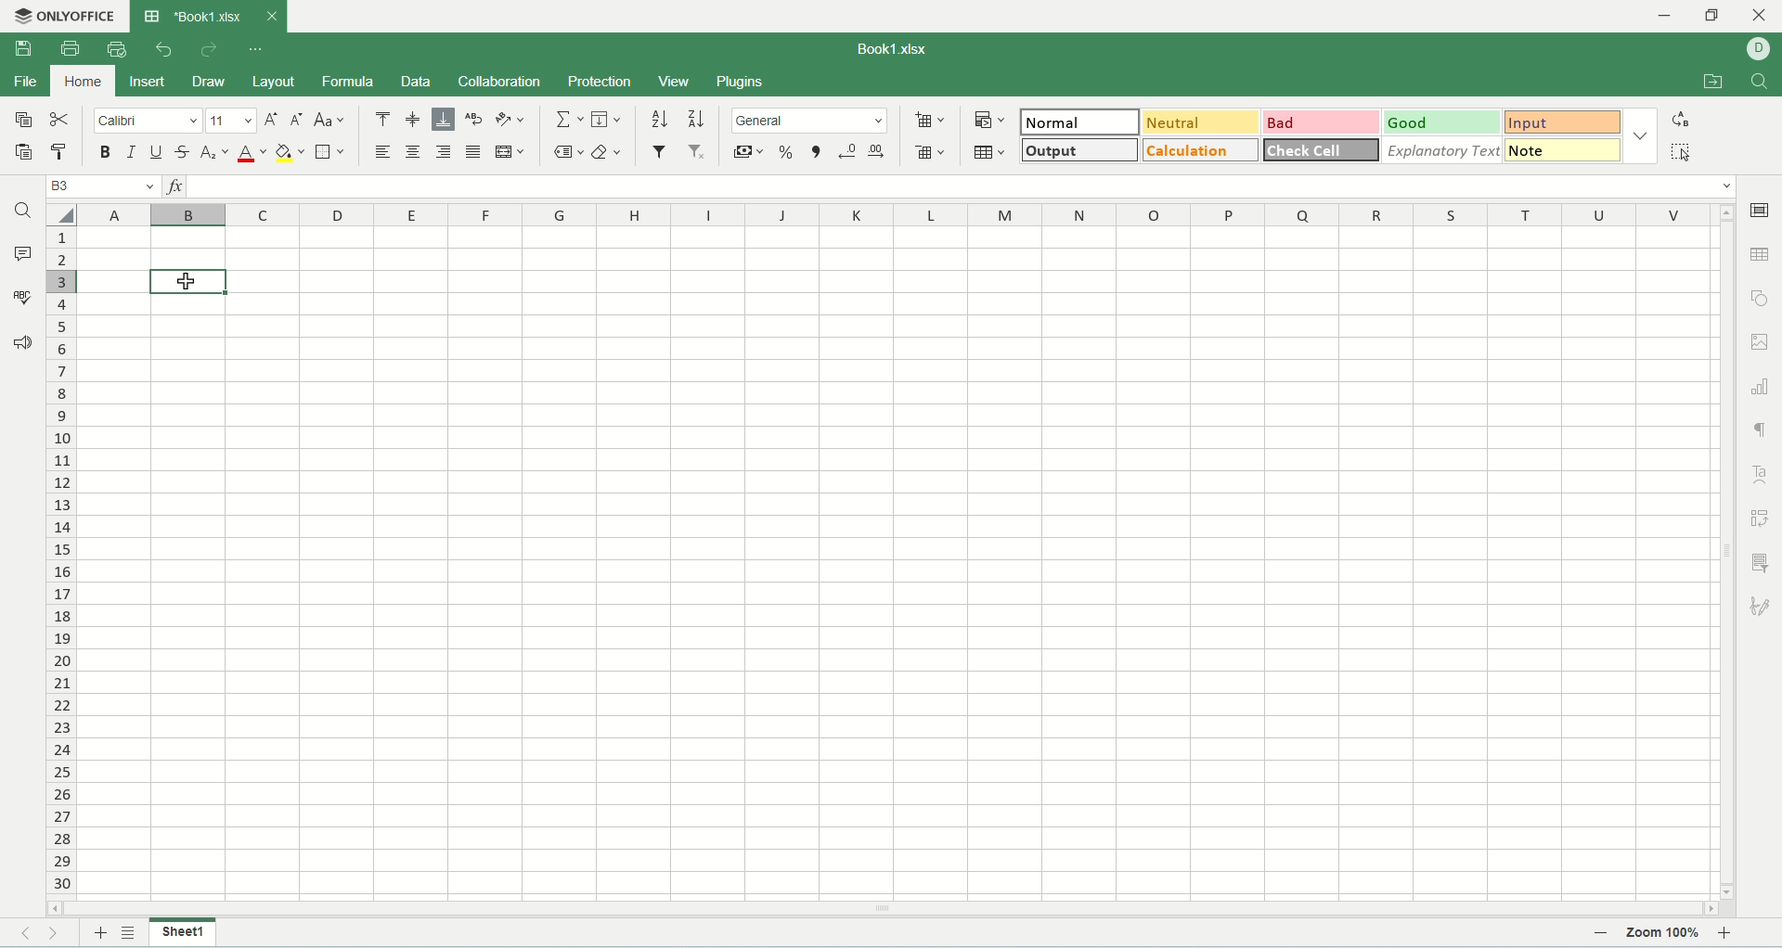 This screenshot has height=948, width=1782. What do you see at coordinates (1713, 19) in the screenshot?
I see `maximize` at bounding box center [1713, 19].